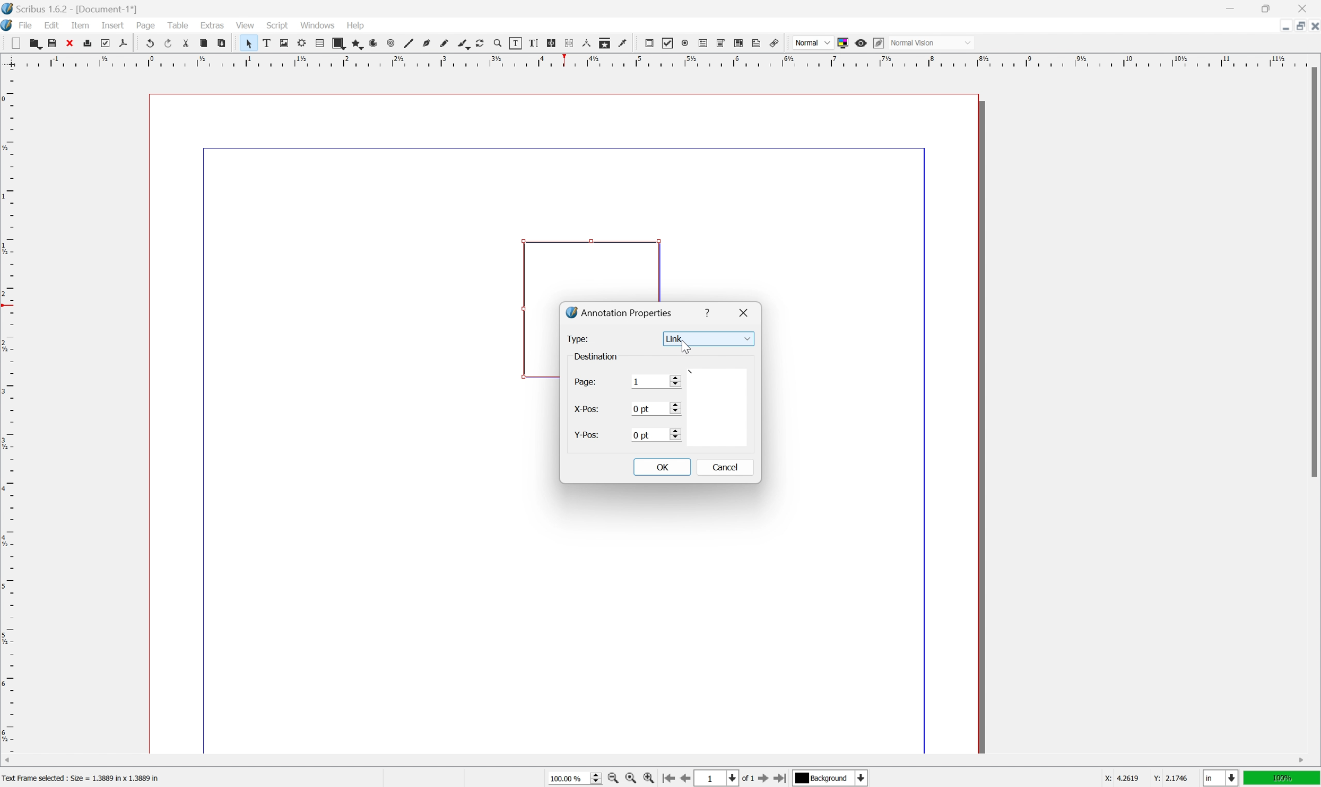 This screenshot has height=787, width=1321. I want to click on redo, so click(168, 42).